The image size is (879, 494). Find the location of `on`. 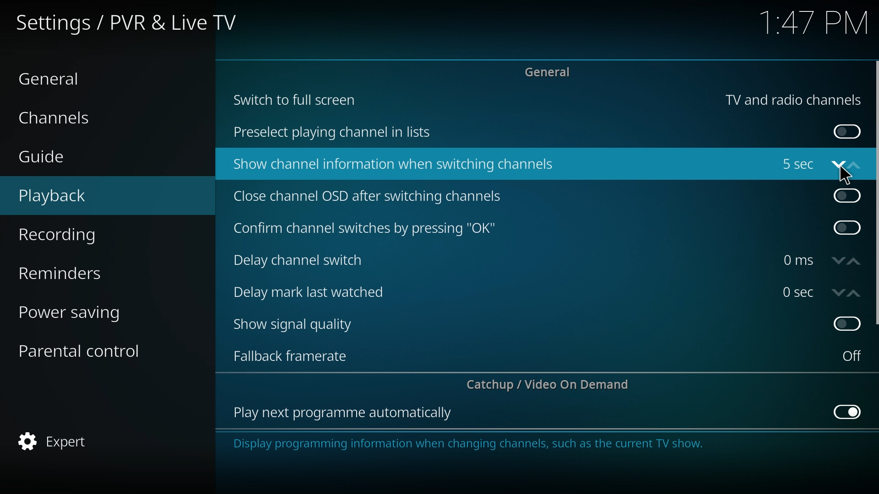

on is located at coordinates (847, 132).